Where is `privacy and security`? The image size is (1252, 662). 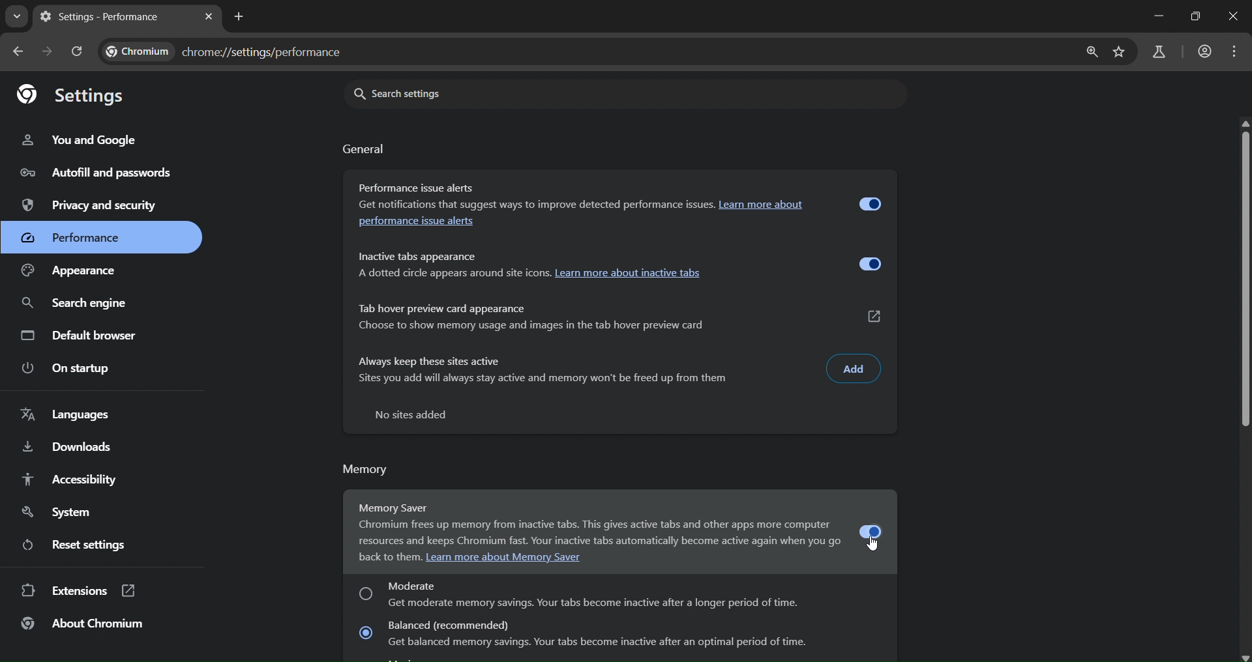
privacy and security is located at coordinates (91, 205).